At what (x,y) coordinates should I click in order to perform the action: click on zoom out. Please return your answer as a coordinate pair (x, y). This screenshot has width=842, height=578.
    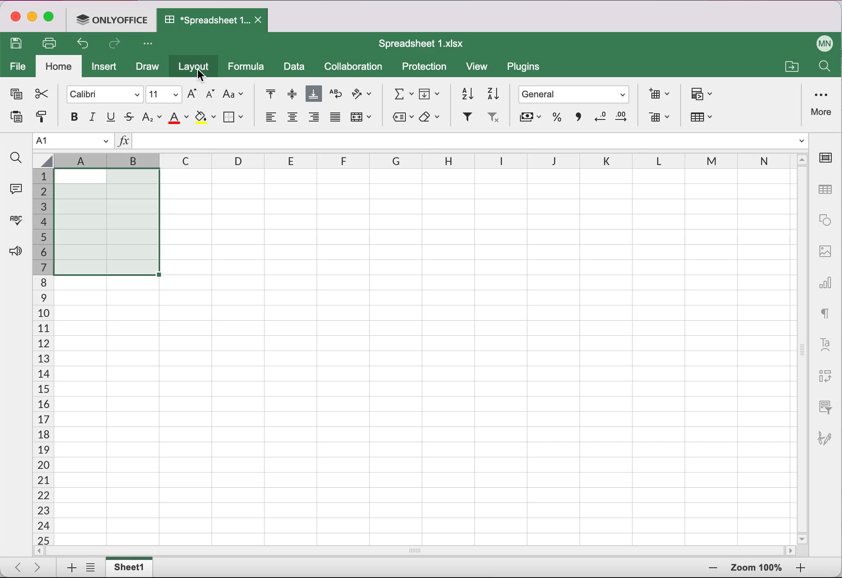
    Looking at the image, I should click on (801, 569).